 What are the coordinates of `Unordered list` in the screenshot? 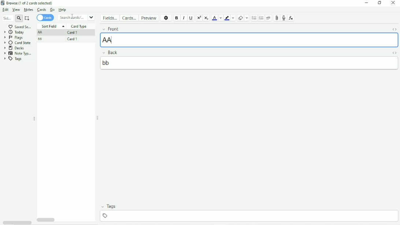 It's located at (253, 18).